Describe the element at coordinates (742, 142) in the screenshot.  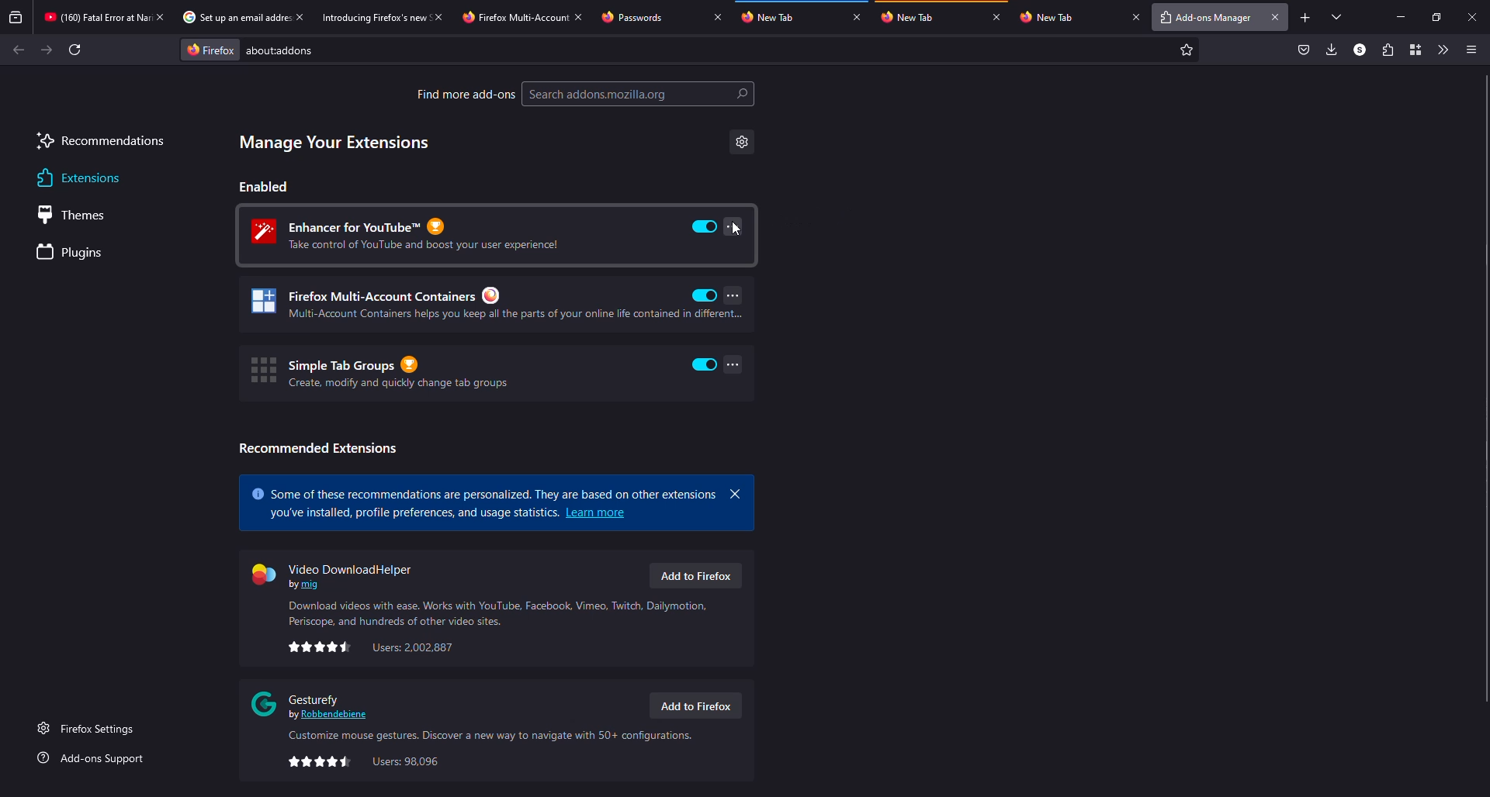
I see `settings` at that location.